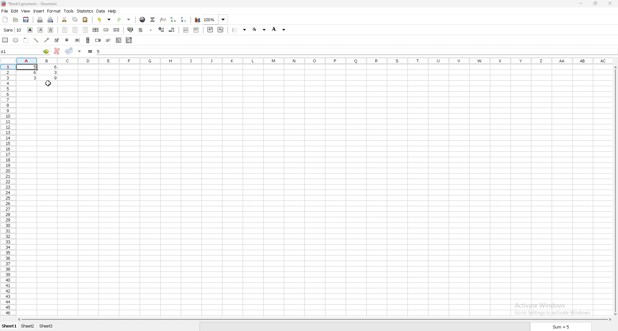 Image resolution: width=618 pixels, height=331 pixels. What do you see at coordinates (98, 40) in the screenshot?
I see `spin button` at bounding box center [98, 40].